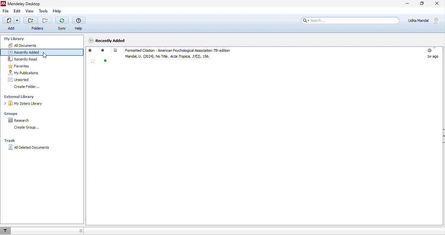 This screenshot has width=445, height=235. Describe the element at coordinates (424, 20) in the screenshot. I see `account` at that location.